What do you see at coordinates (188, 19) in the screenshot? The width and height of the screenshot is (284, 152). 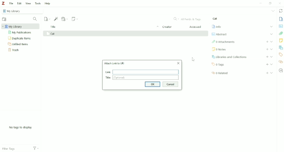 I see `All Fields & Tags` at bounding box center [188, 19].